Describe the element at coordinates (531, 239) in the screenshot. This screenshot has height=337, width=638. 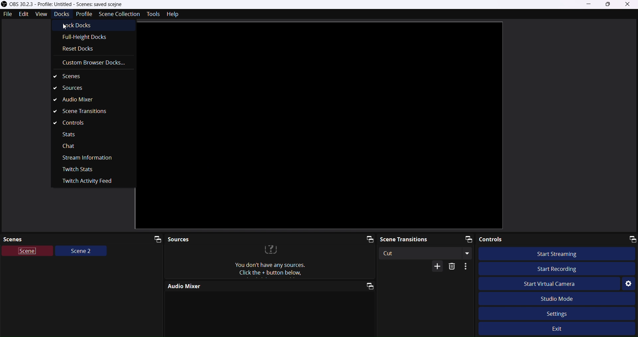
I see `Controls` at that location.